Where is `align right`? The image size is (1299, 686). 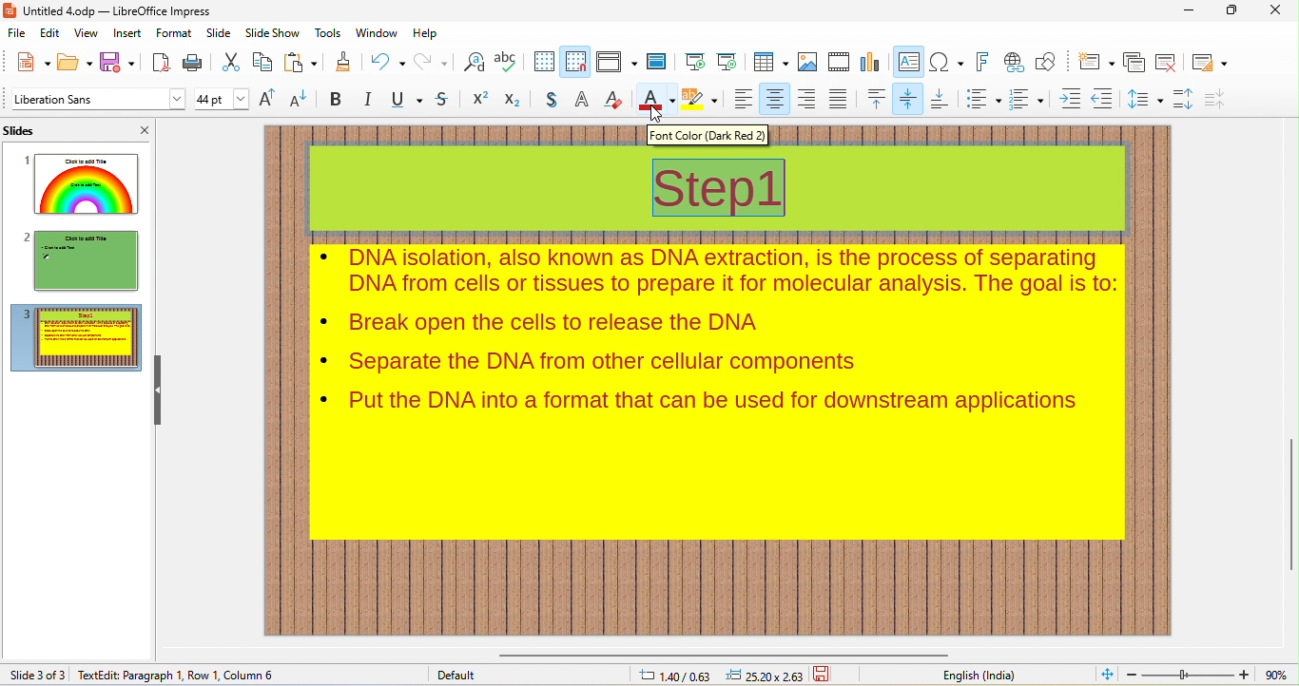 align right is located at coordinates (806, 99).